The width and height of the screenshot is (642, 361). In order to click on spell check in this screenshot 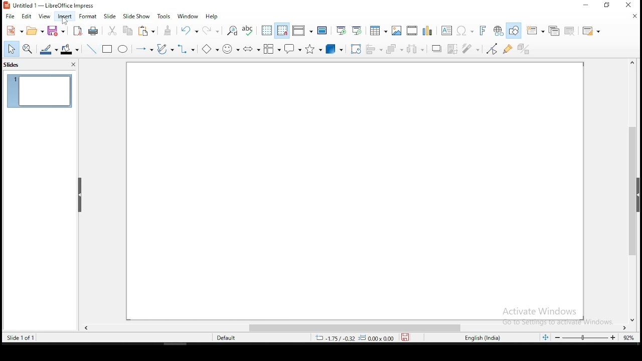, I will do `click(248, 29)`.